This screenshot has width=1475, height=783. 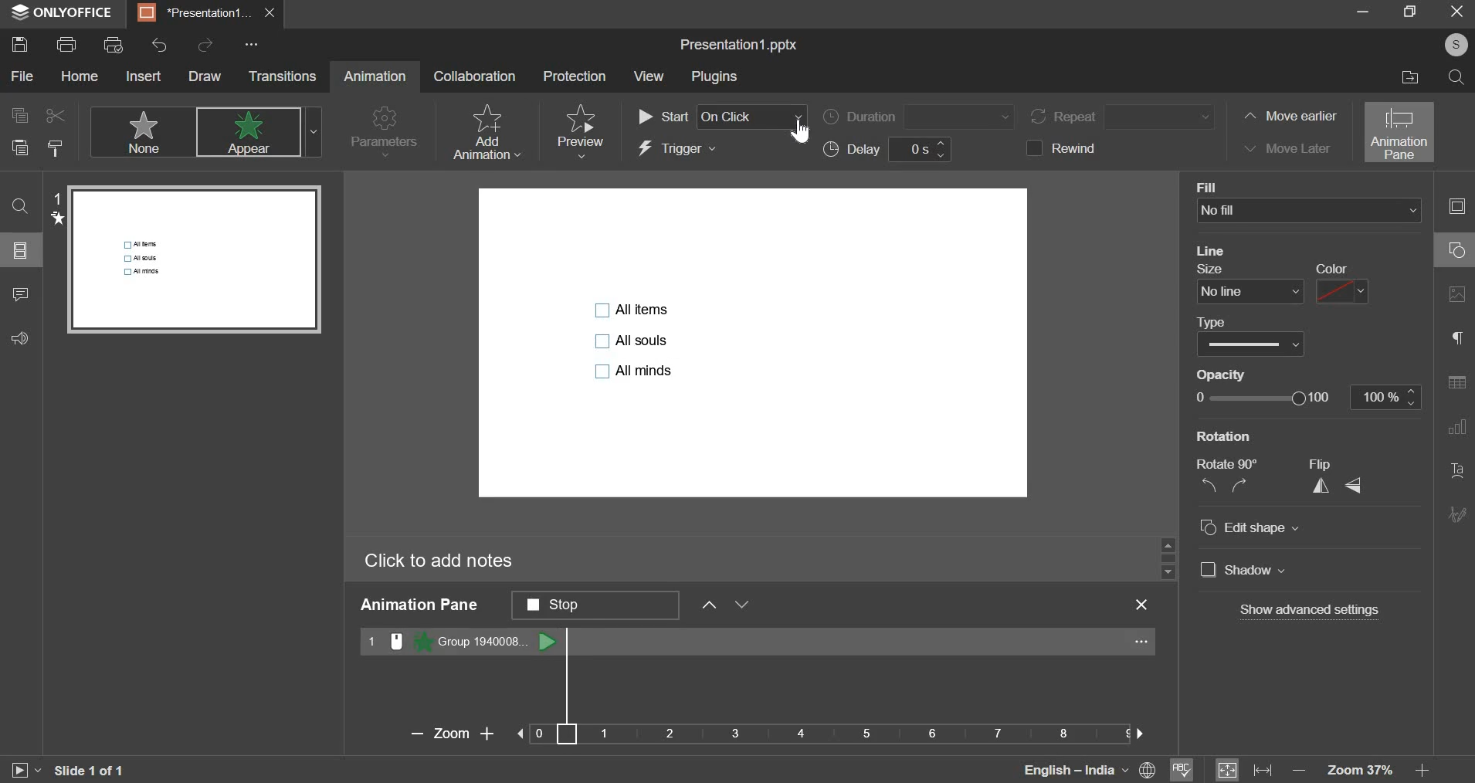 I want to click on repeat, so click(x=1125, y=117).